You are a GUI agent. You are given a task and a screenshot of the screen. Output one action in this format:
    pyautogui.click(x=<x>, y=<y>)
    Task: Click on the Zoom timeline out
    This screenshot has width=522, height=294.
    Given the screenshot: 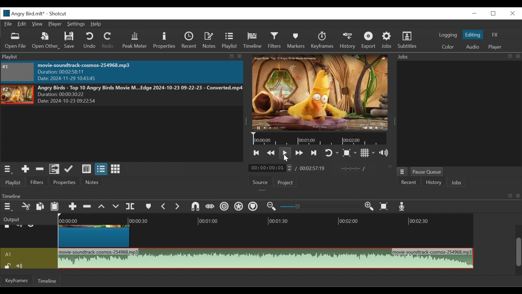 What is the action you would take?
    pyautogui.click(x=273, y=207)
    